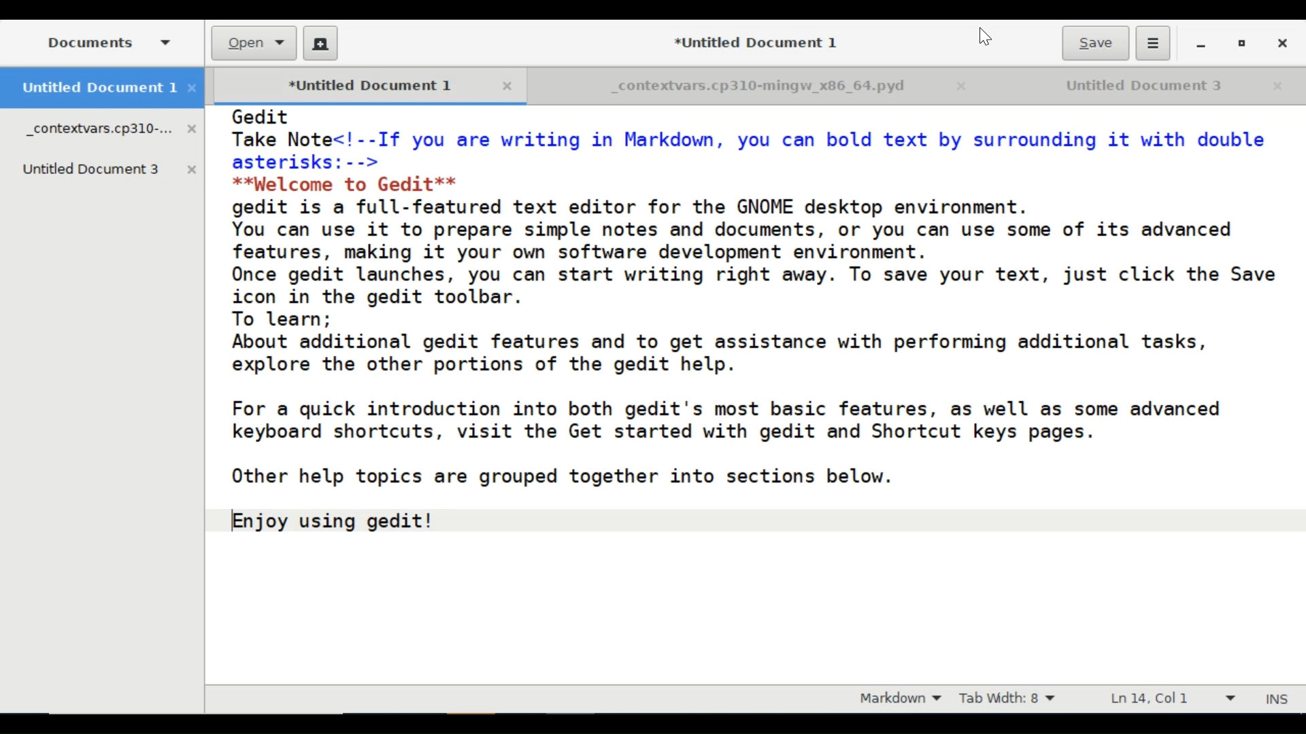 This screenshot has width=1306, height=734. What do you see at coordinates (1126, 86) in the screenshot?
I see `Untitled Document Tab` at bounding box center [1126, 86].